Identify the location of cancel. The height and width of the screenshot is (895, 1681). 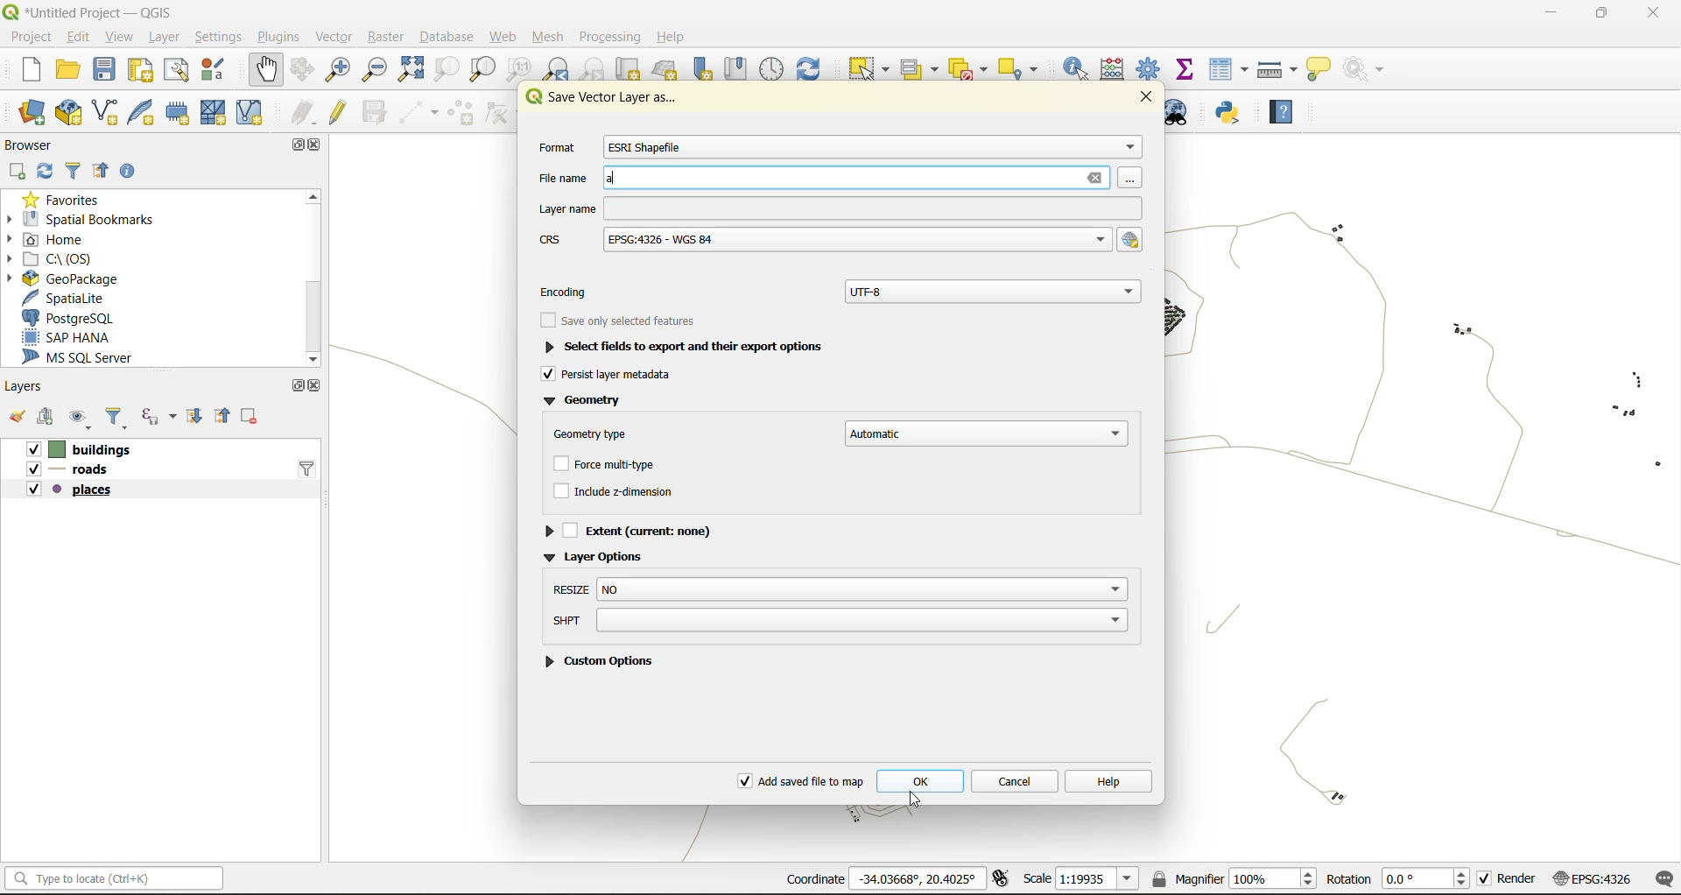
(1017, 781).